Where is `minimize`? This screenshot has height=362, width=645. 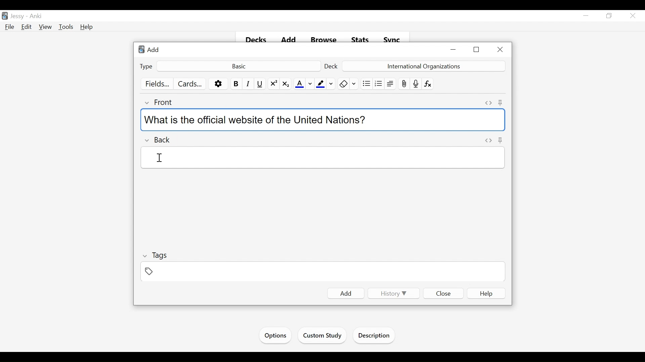 minimize is located at coordinates (586, 16).